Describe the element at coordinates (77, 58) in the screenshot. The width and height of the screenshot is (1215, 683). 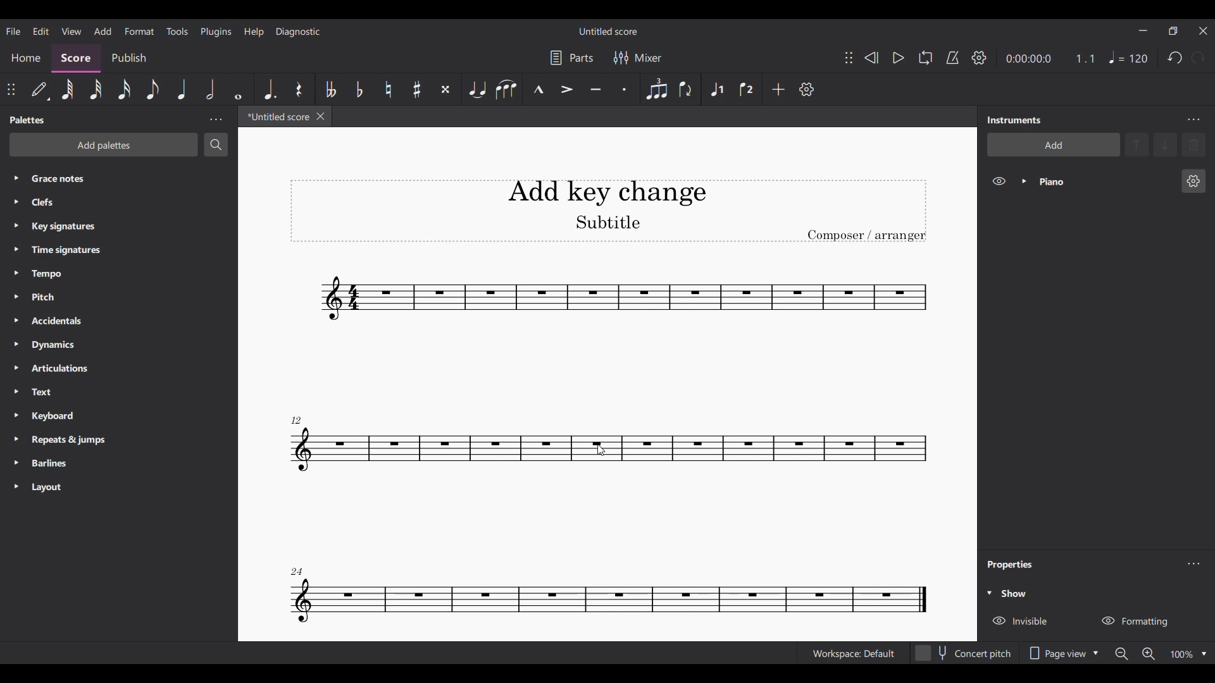
I see `Score, current section highlighted` at that location.